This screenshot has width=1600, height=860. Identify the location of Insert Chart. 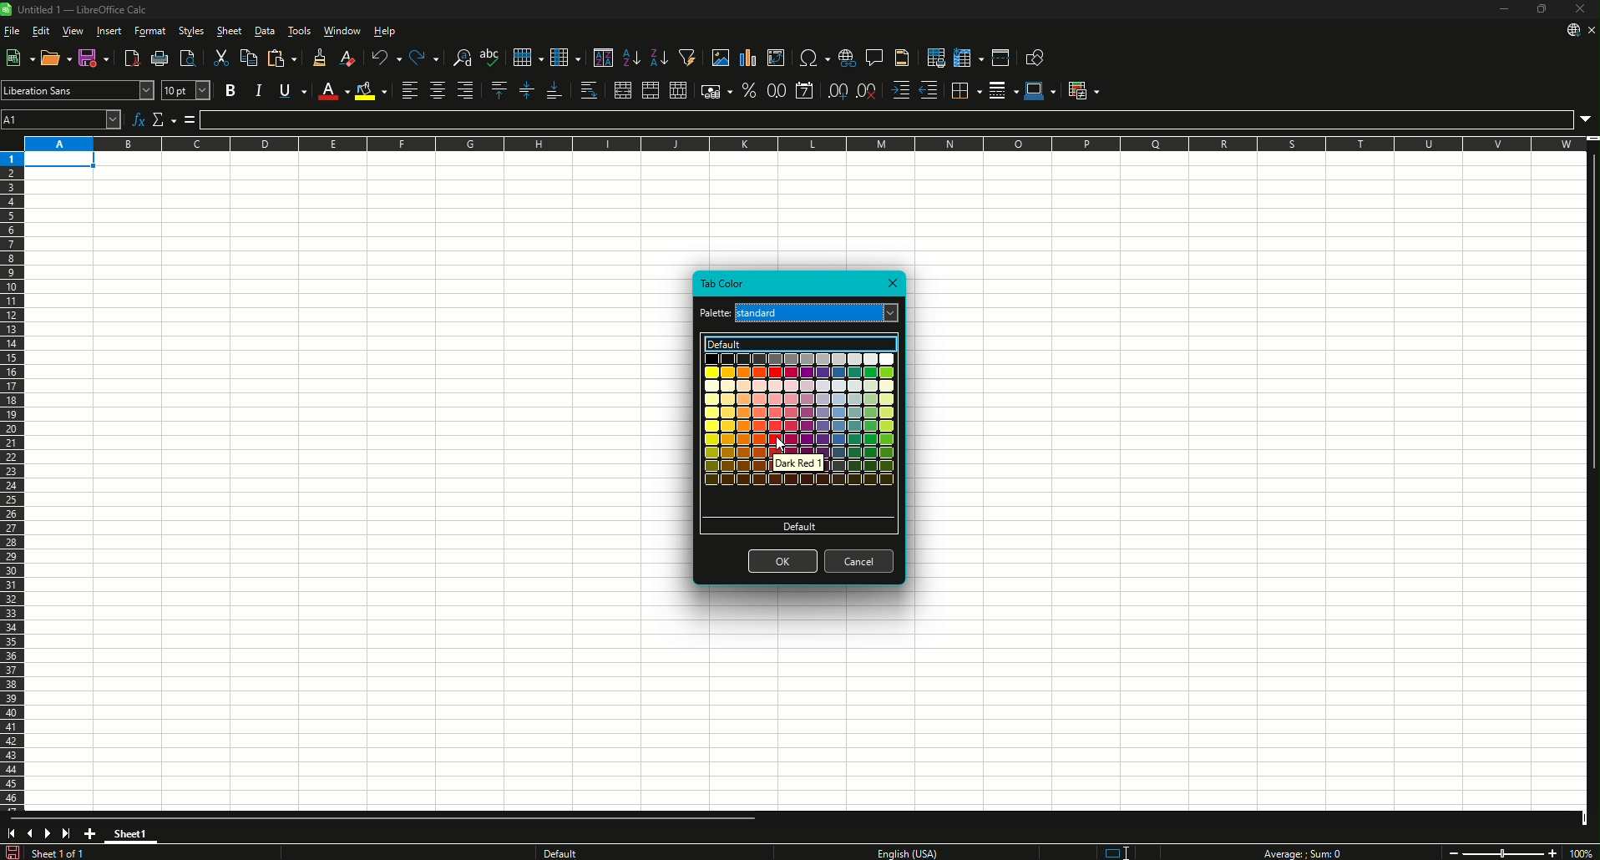
(748, 58).